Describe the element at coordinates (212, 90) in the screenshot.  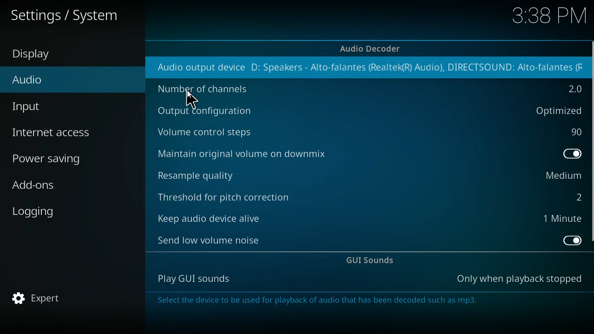
I see `number of channels` at that location.